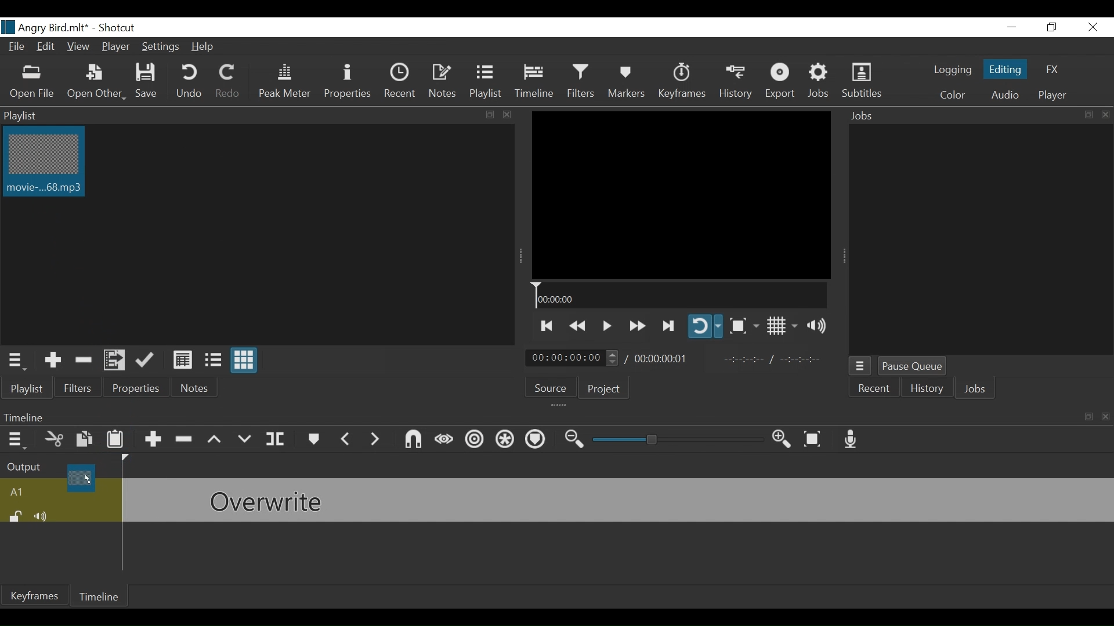 The image size is (1114, 626). I want to click on Remove Cut, so click(84, 361).